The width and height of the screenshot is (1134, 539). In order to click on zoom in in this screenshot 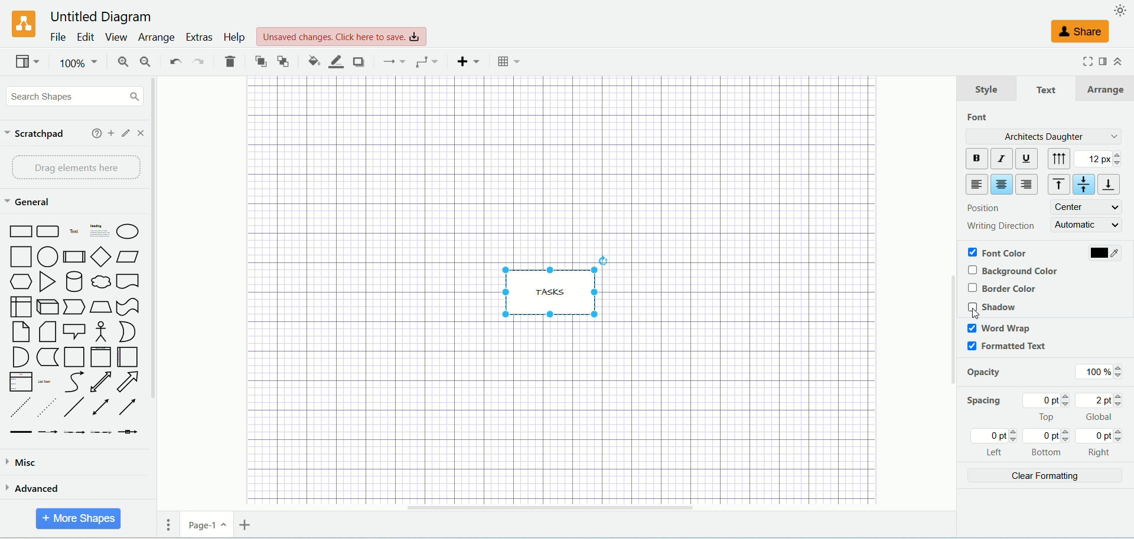, I will do `click(116, 62)`.